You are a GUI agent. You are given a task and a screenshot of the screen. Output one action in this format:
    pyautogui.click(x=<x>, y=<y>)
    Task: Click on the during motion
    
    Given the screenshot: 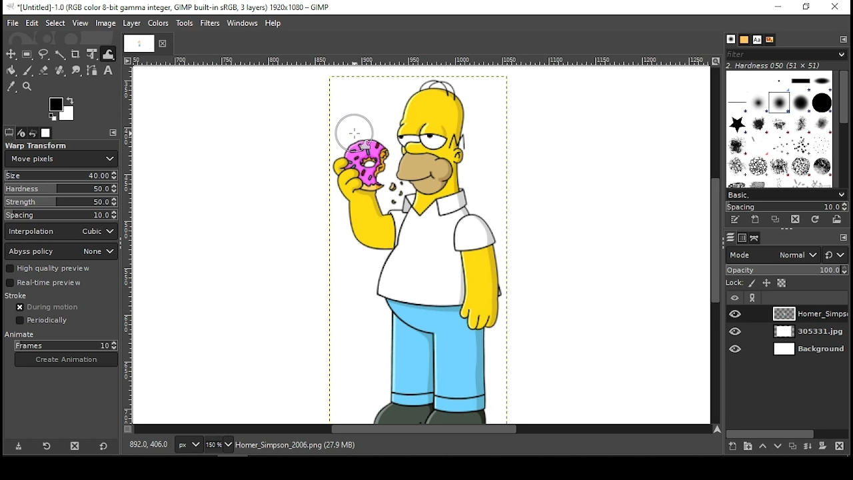 What is the action you would take?
    pyautogui.click(x=51, y=307)
    